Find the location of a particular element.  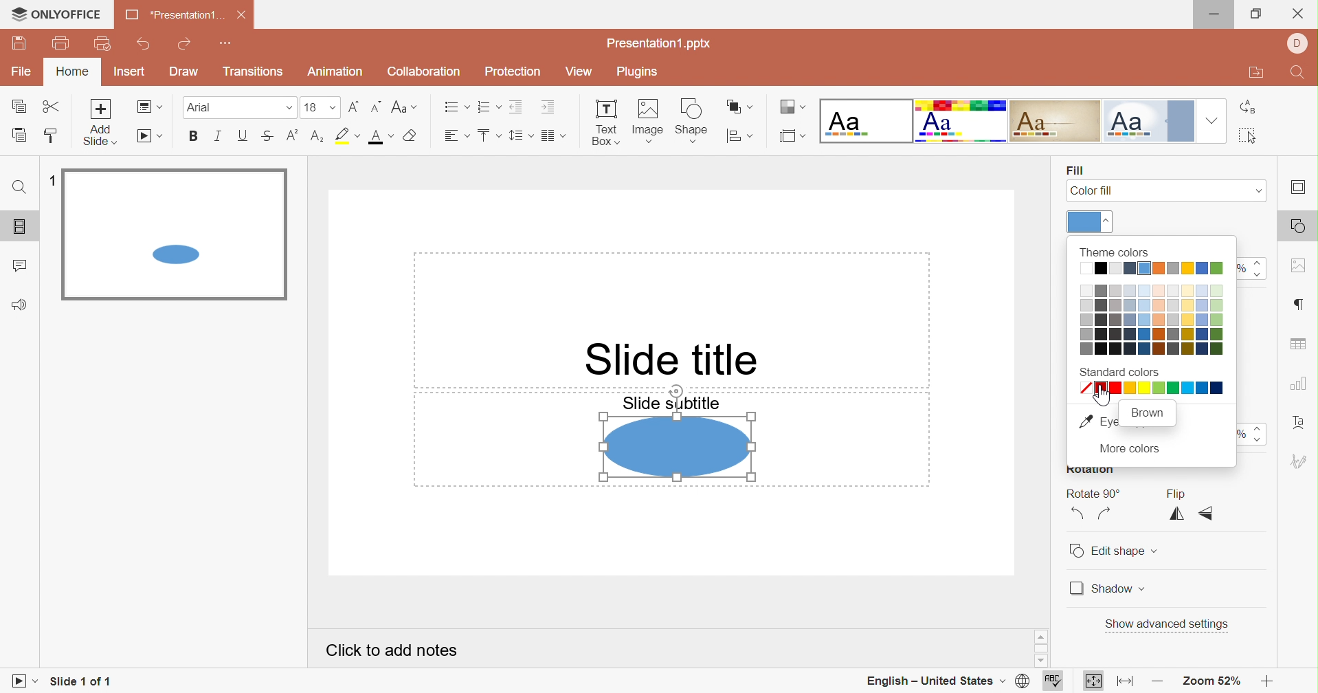

Flip is located at coordinates (1176, 494).